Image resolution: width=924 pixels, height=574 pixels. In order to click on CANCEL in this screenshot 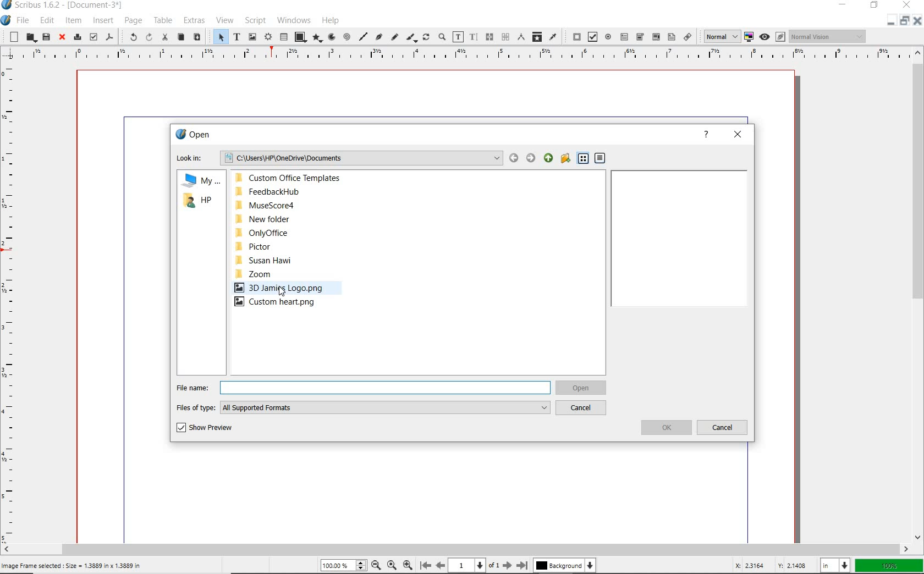, I will do `click(582, 409)`.